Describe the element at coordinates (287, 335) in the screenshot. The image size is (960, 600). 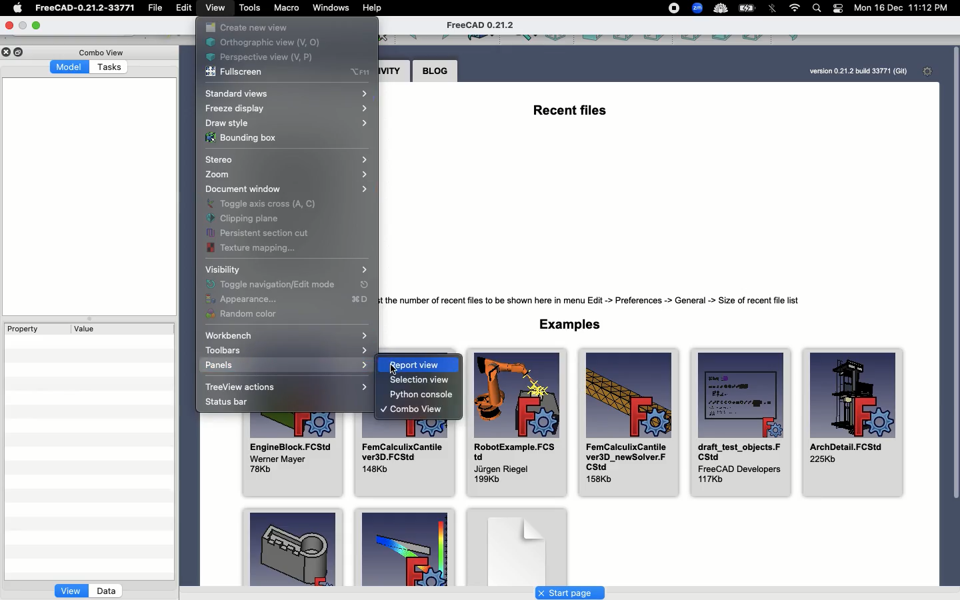
I see `Workbench` at that location.